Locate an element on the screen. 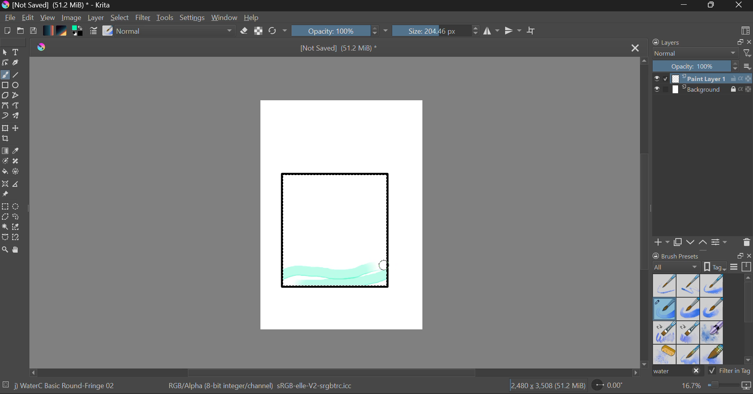  Move Layer Up is located at coordinates (703, 242).